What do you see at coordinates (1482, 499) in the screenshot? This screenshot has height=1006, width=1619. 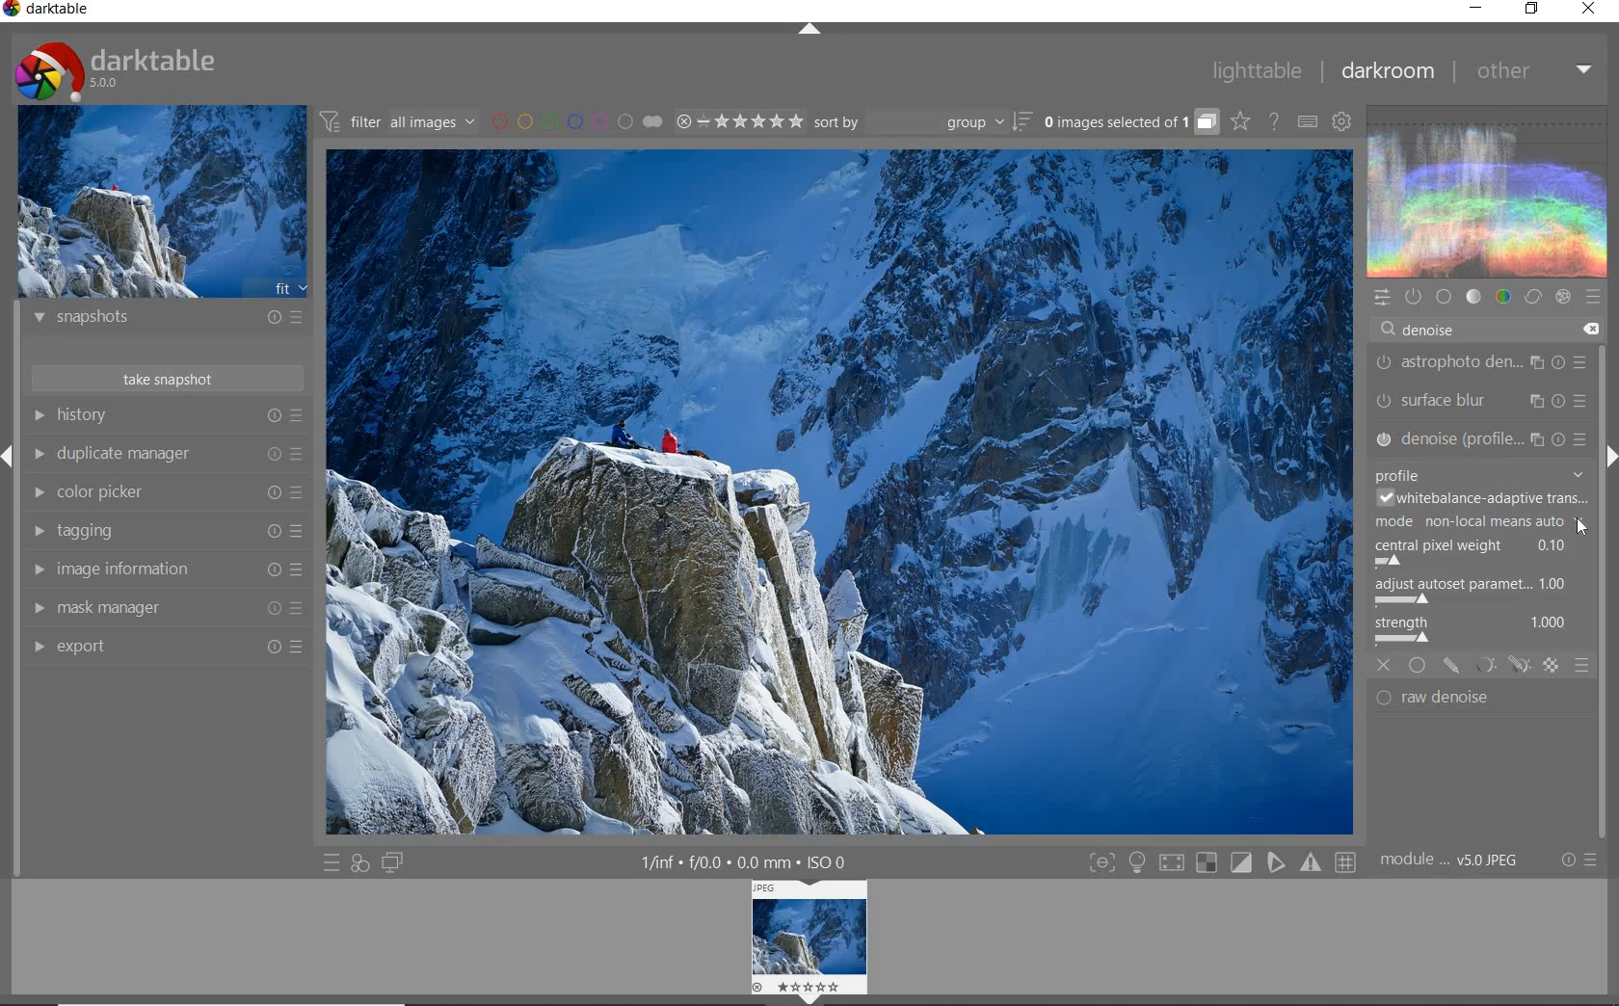 I see `whitebalance-adaptive transition` at bounding box center [1482, 499].